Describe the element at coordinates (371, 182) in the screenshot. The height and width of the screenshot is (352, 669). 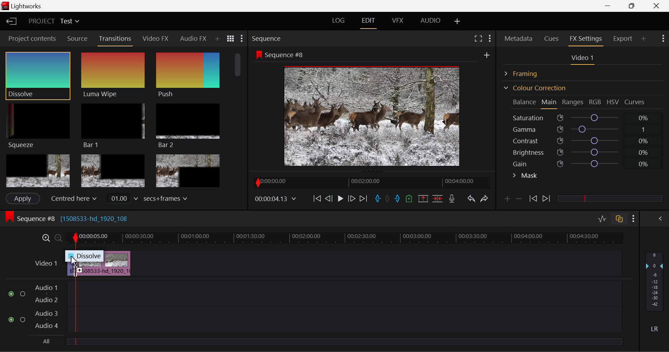
I see `Project Timeline Navigator` at that location.